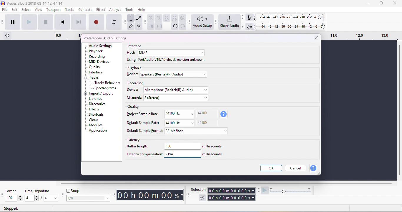 This screenshot has height=212, width=402. Describe the element at coordinates (175, 26) in the screenshot. I see `undo` at that location.